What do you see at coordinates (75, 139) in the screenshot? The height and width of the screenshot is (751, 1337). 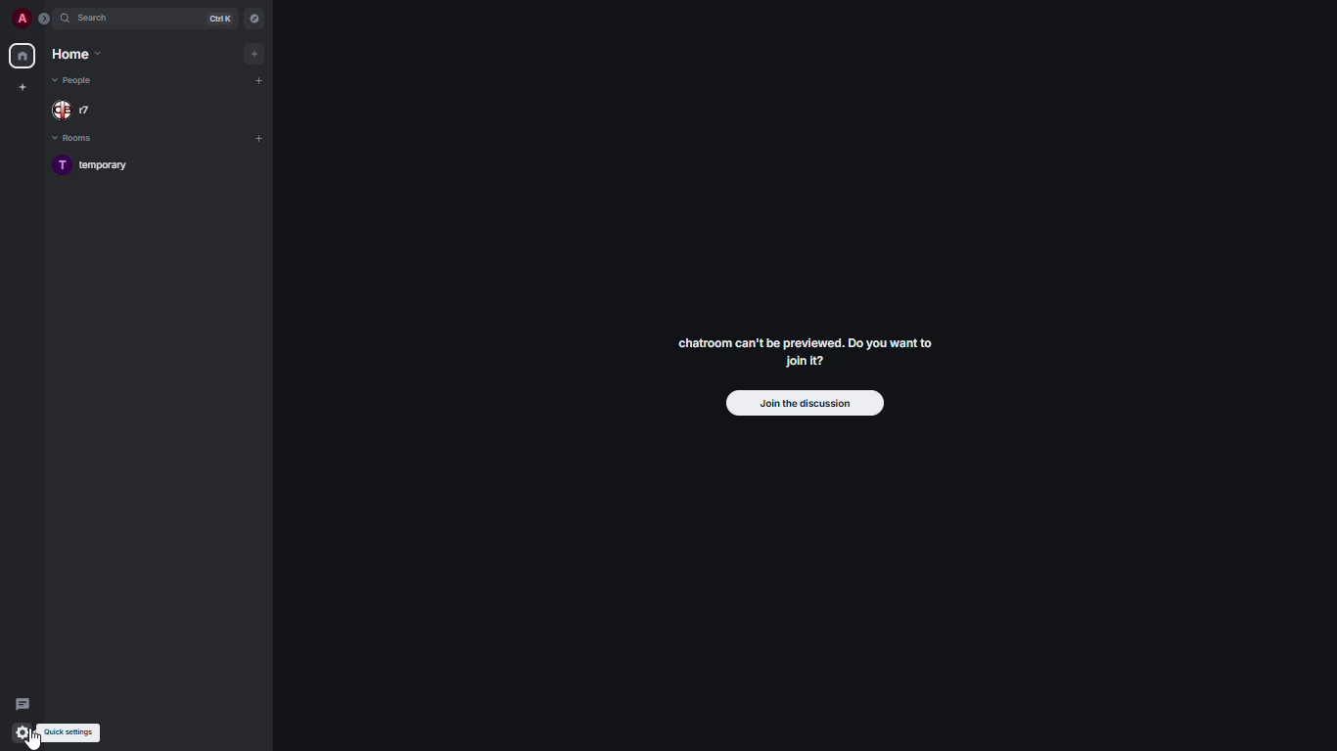 I see `rooms` at bounding box center [75, 139].